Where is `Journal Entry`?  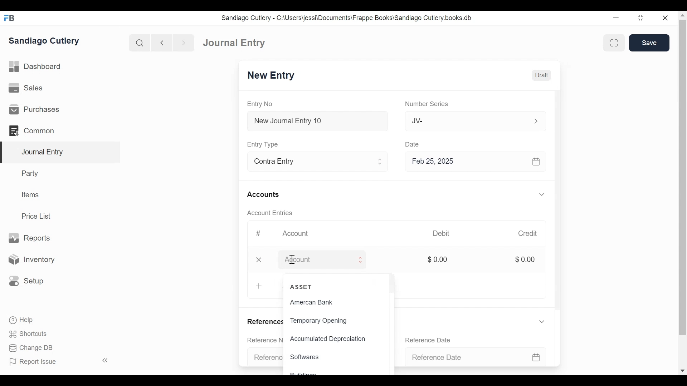
Journal Entry is located at coordinates (235, 43).